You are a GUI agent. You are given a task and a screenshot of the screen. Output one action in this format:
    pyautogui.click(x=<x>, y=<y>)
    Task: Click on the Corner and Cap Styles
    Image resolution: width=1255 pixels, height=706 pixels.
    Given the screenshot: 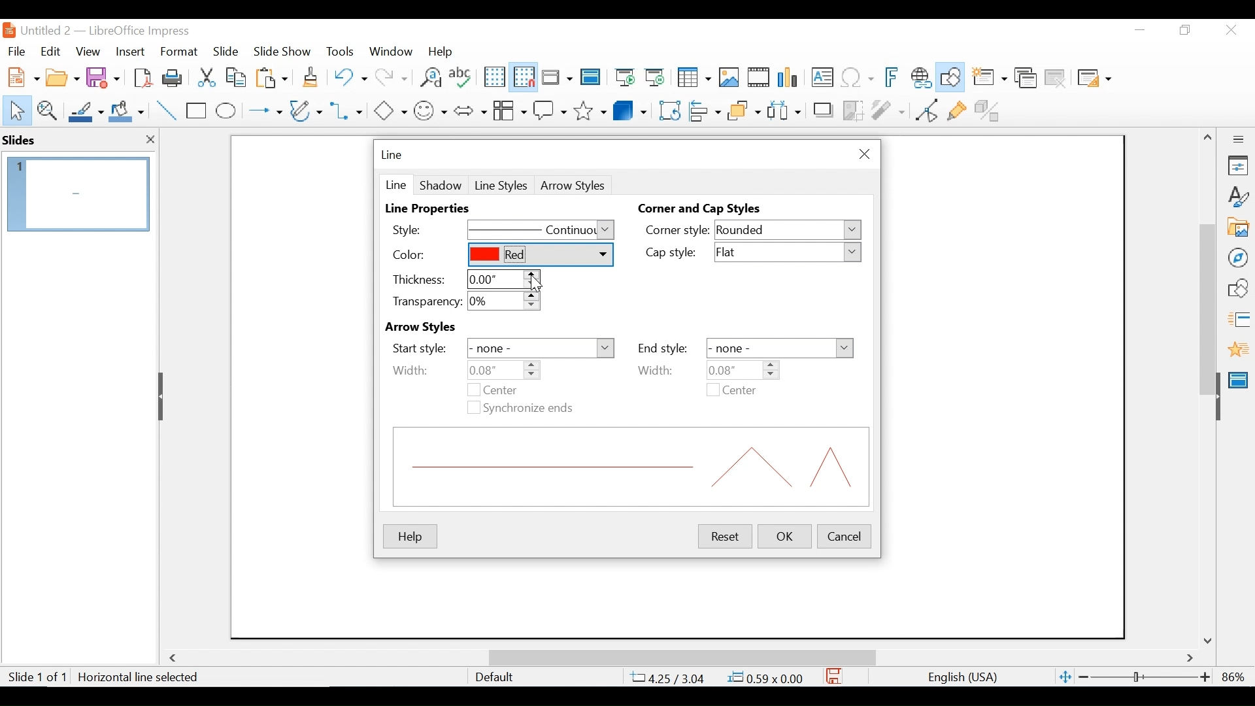 What is the action you would take?
    pyautogui.click(x=703, y=209)
    